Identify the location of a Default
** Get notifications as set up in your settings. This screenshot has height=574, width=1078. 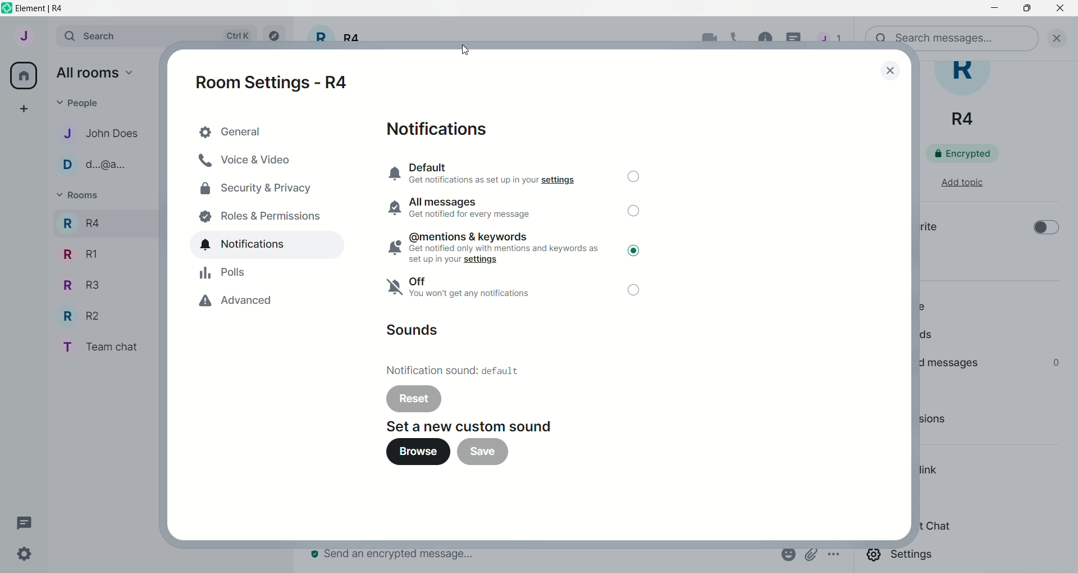
(491, 173).